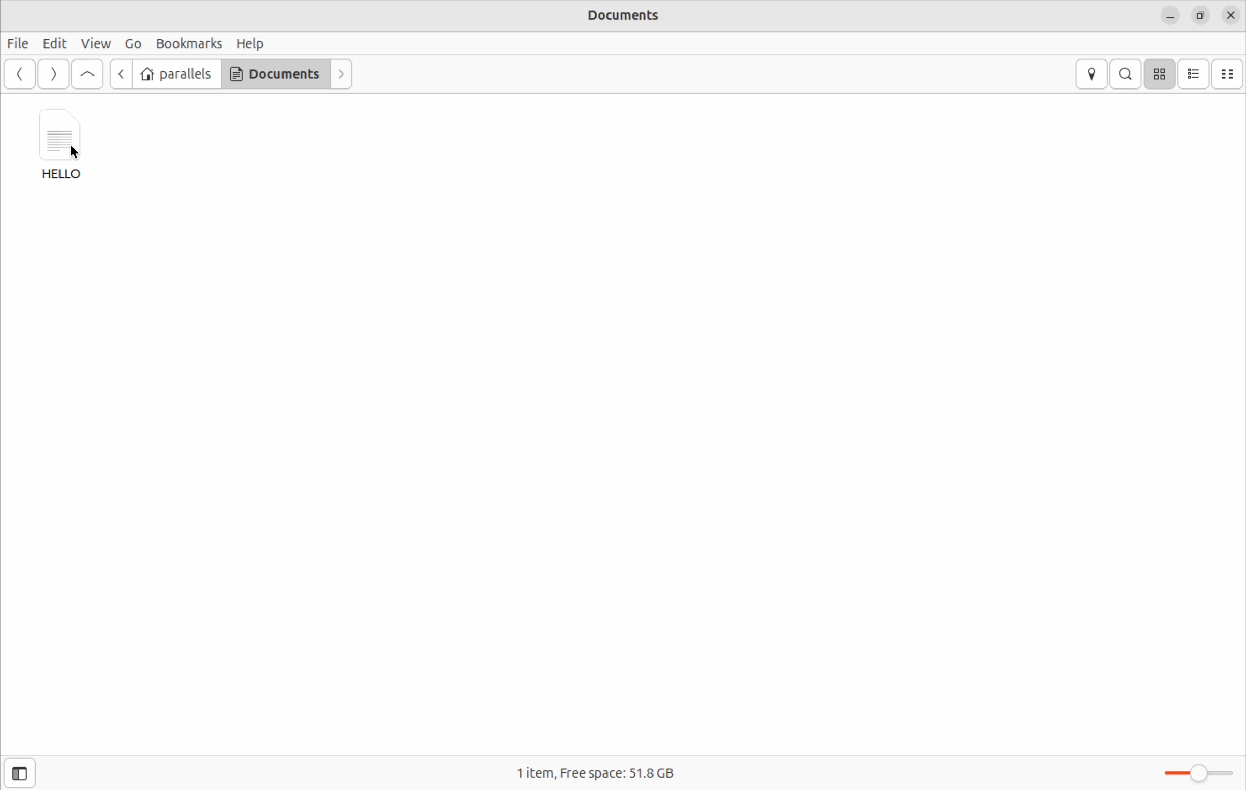  Describe the element at coordinates (274, 73) in the screenshot. I see `Documents` at that location.